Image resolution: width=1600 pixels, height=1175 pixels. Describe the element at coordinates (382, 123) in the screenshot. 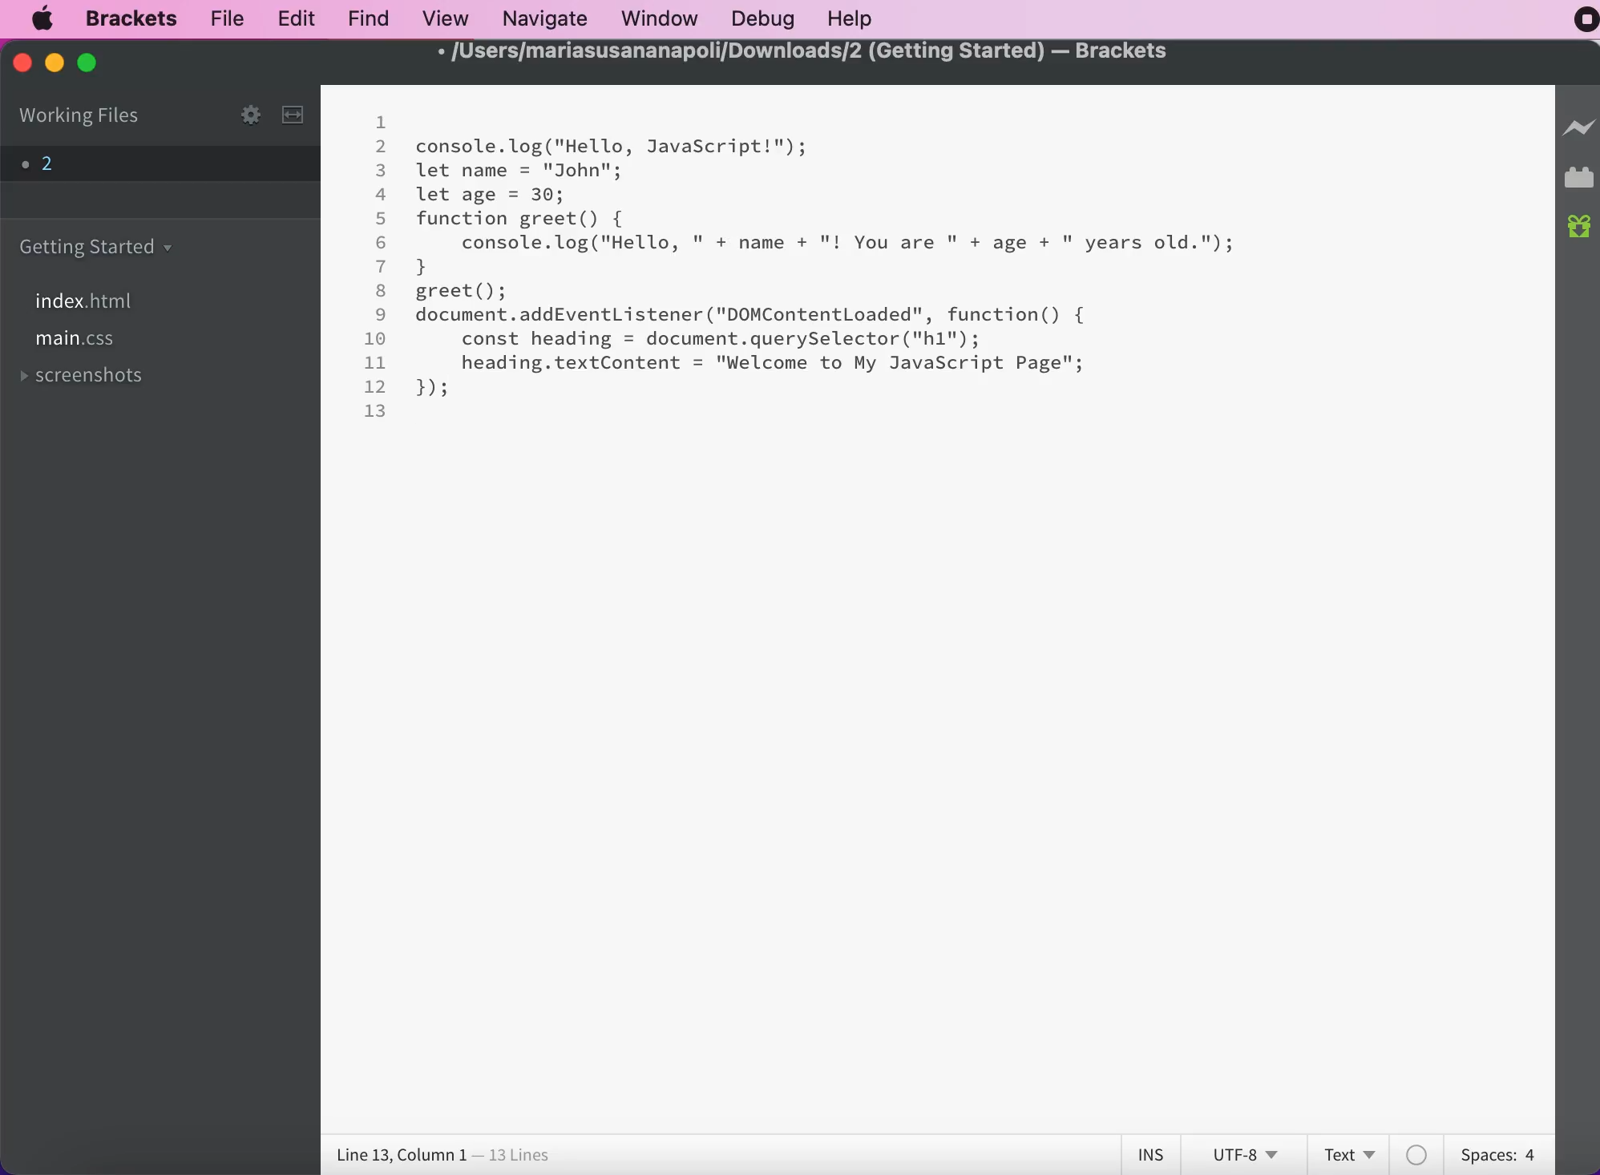

I see `1` at that location.